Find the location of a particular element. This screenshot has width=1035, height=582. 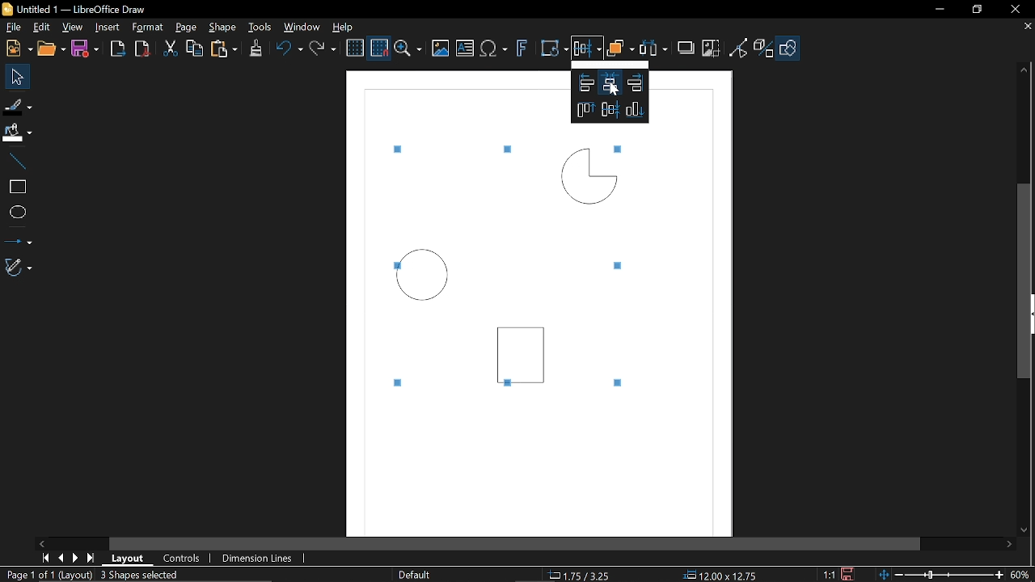

Align bottom is located at coordinates (636, 110).